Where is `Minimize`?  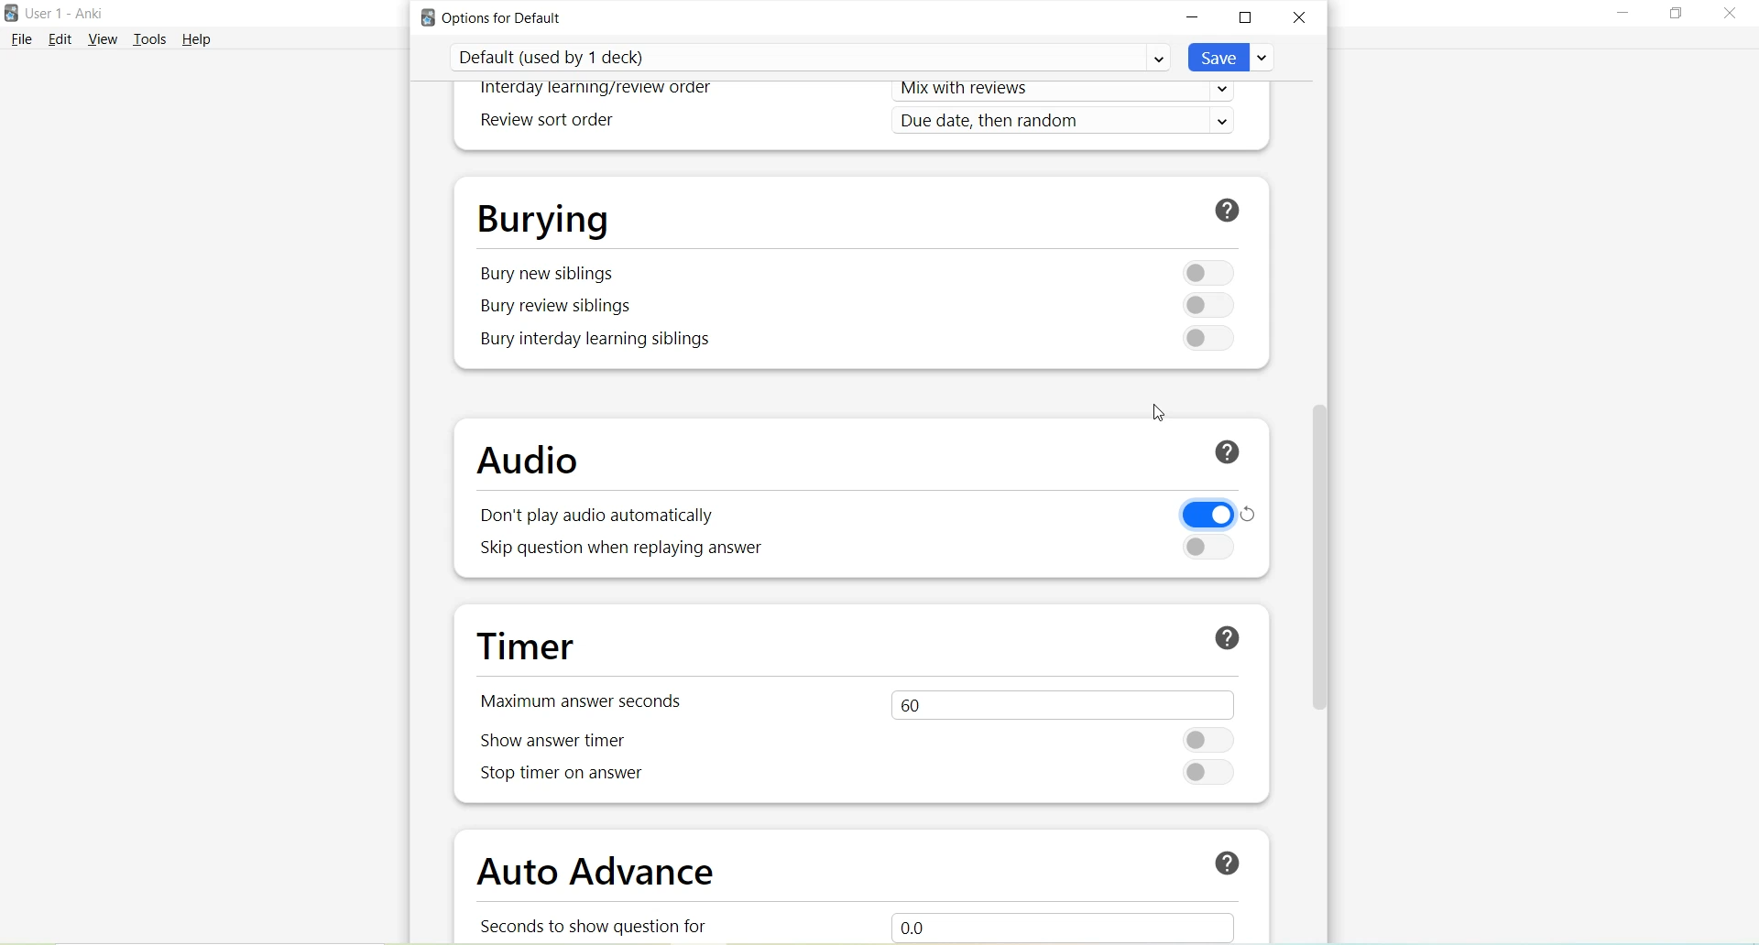
Minimize is located at coordinates (1194, 17).